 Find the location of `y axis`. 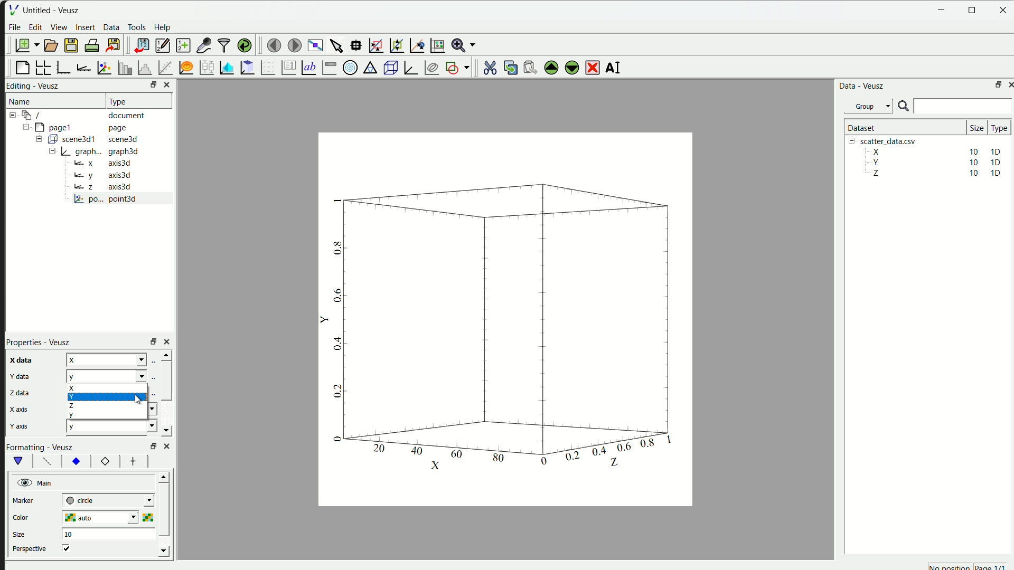

y axis is located at coordinates (18, 424).